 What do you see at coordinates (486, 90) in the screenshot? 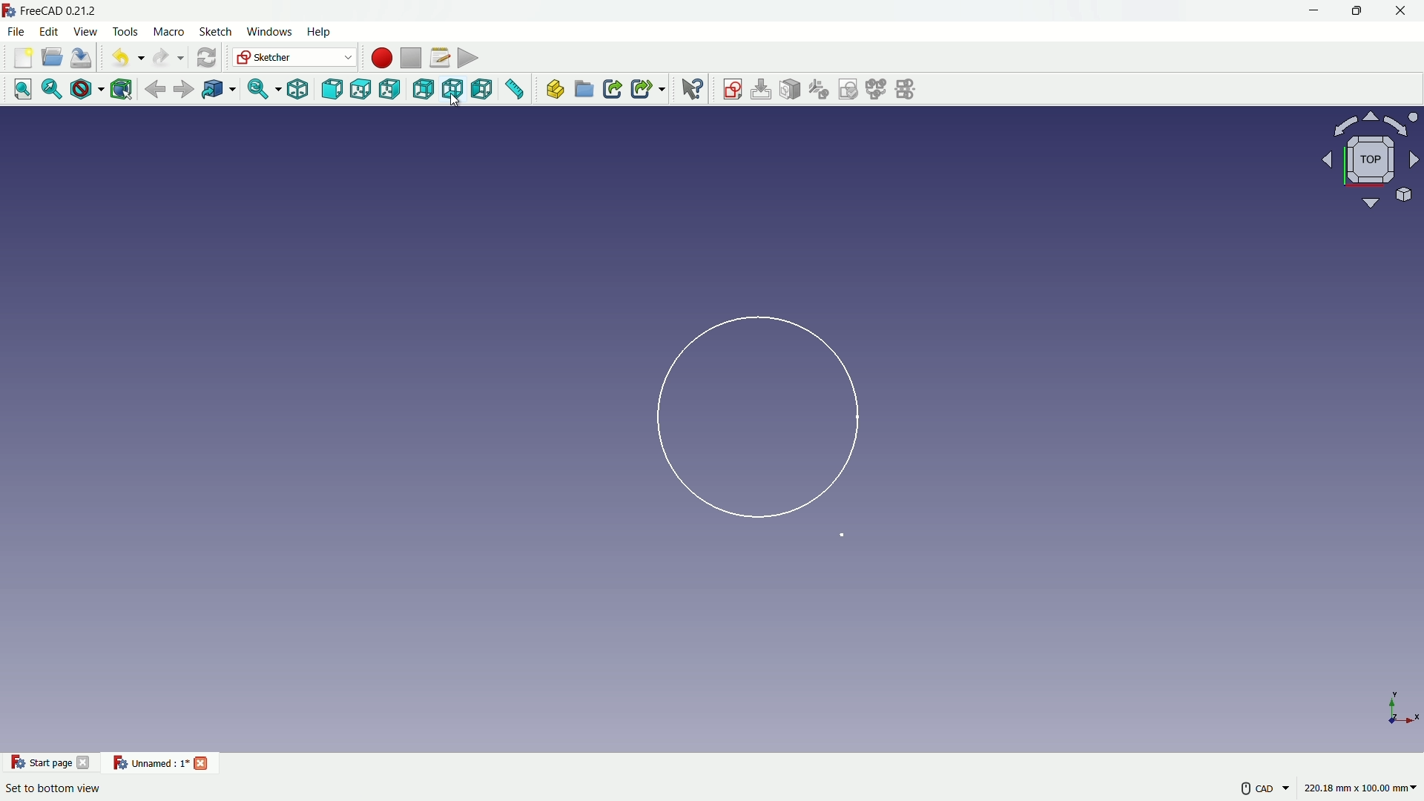
I see `left view` at bounding box center [486, 90].